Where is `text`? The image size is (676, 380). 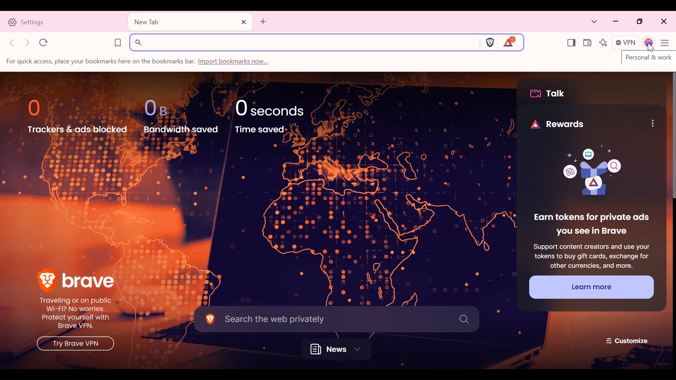
text is located at coordinates (648, 59).